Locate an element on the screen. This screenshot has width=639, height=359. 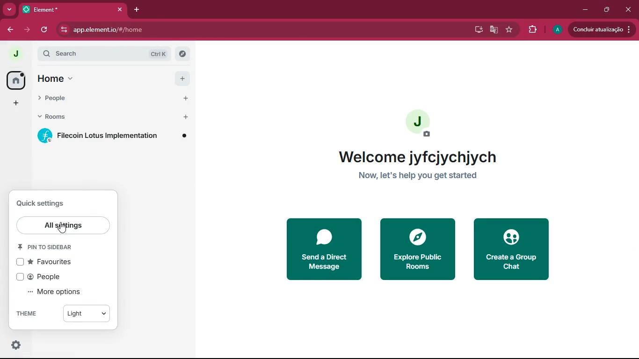
forward is located at coordinates (26, 30).